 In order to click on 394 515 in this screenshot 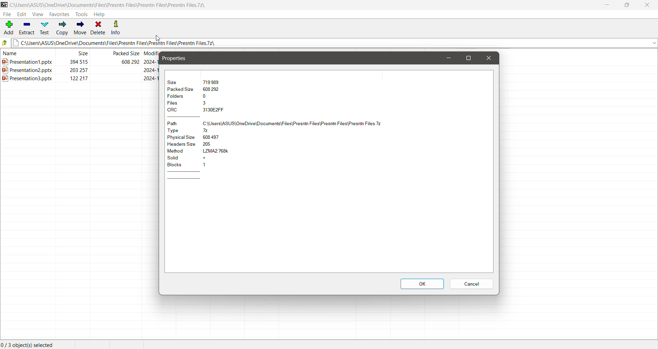, I will do `click(73, 61)`.